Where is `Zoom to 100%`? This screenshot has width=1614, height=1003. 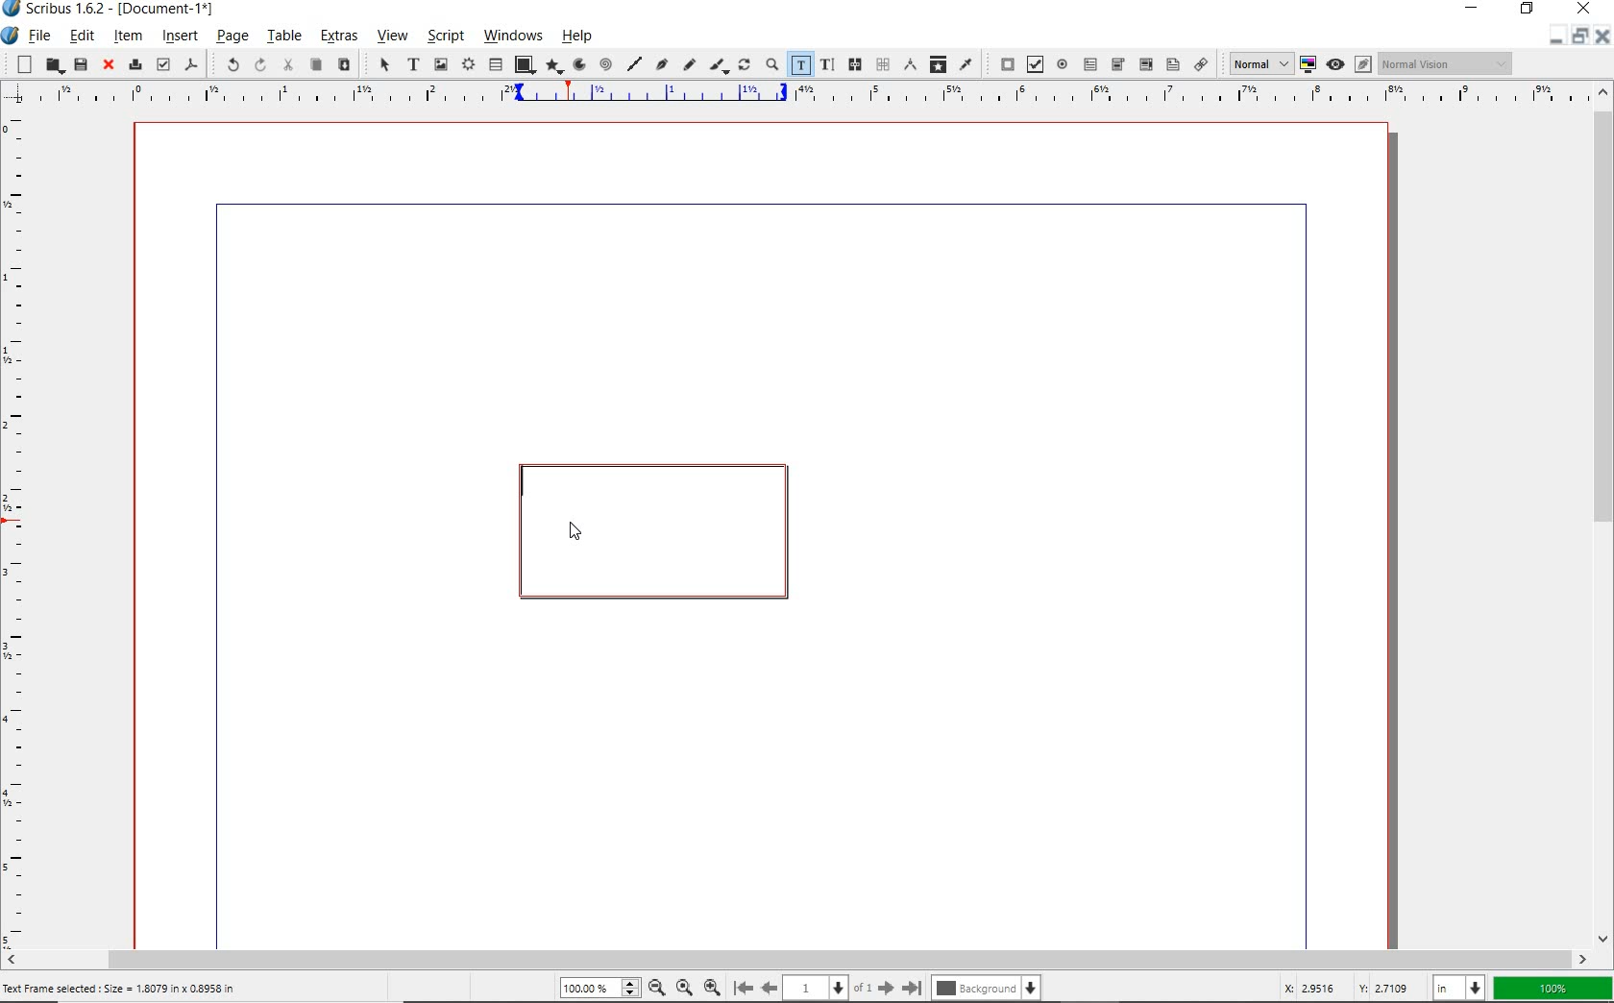 Zoom to 100% is located at coordinates (685, 990).